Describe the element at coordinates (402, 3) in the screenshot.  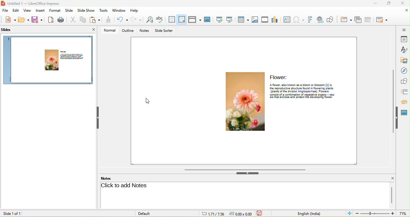
I see `close` at that location.